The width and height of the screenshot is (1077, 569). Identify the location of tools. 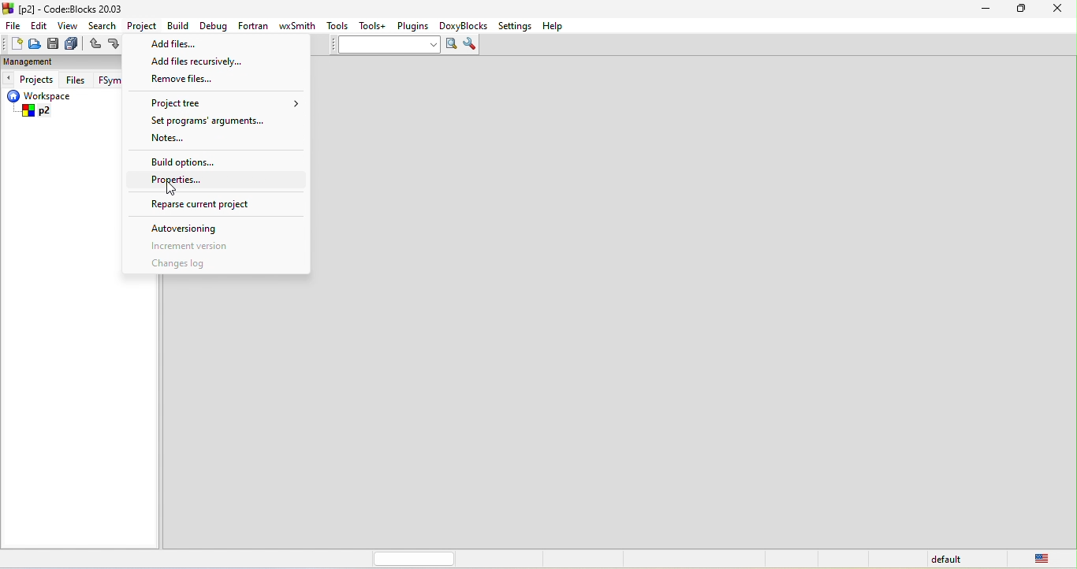
(338, 28).